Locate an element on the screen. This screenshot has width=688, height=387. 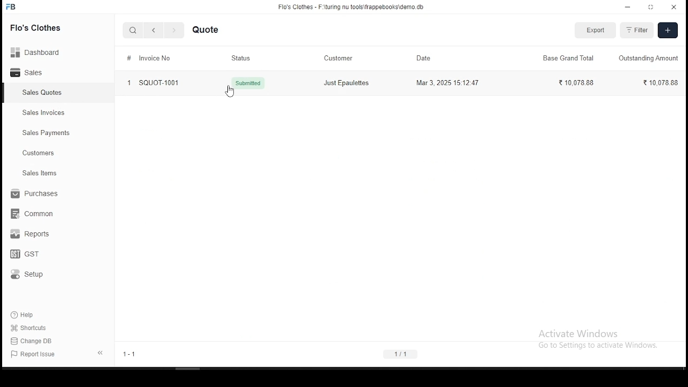
sales invoices is located at coordinates (46, 113).